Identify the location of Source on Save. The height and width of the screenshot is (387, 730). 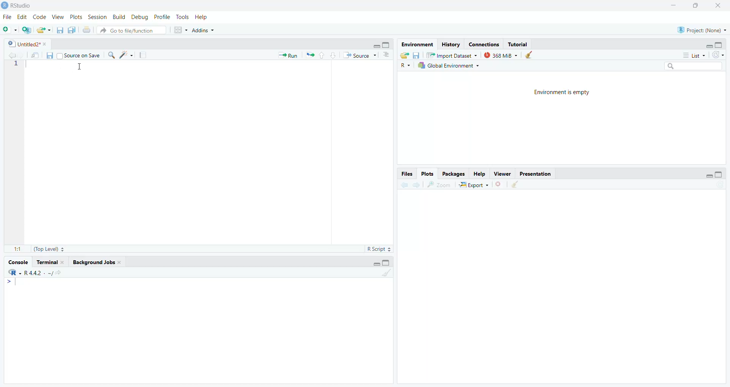
(81, 55).